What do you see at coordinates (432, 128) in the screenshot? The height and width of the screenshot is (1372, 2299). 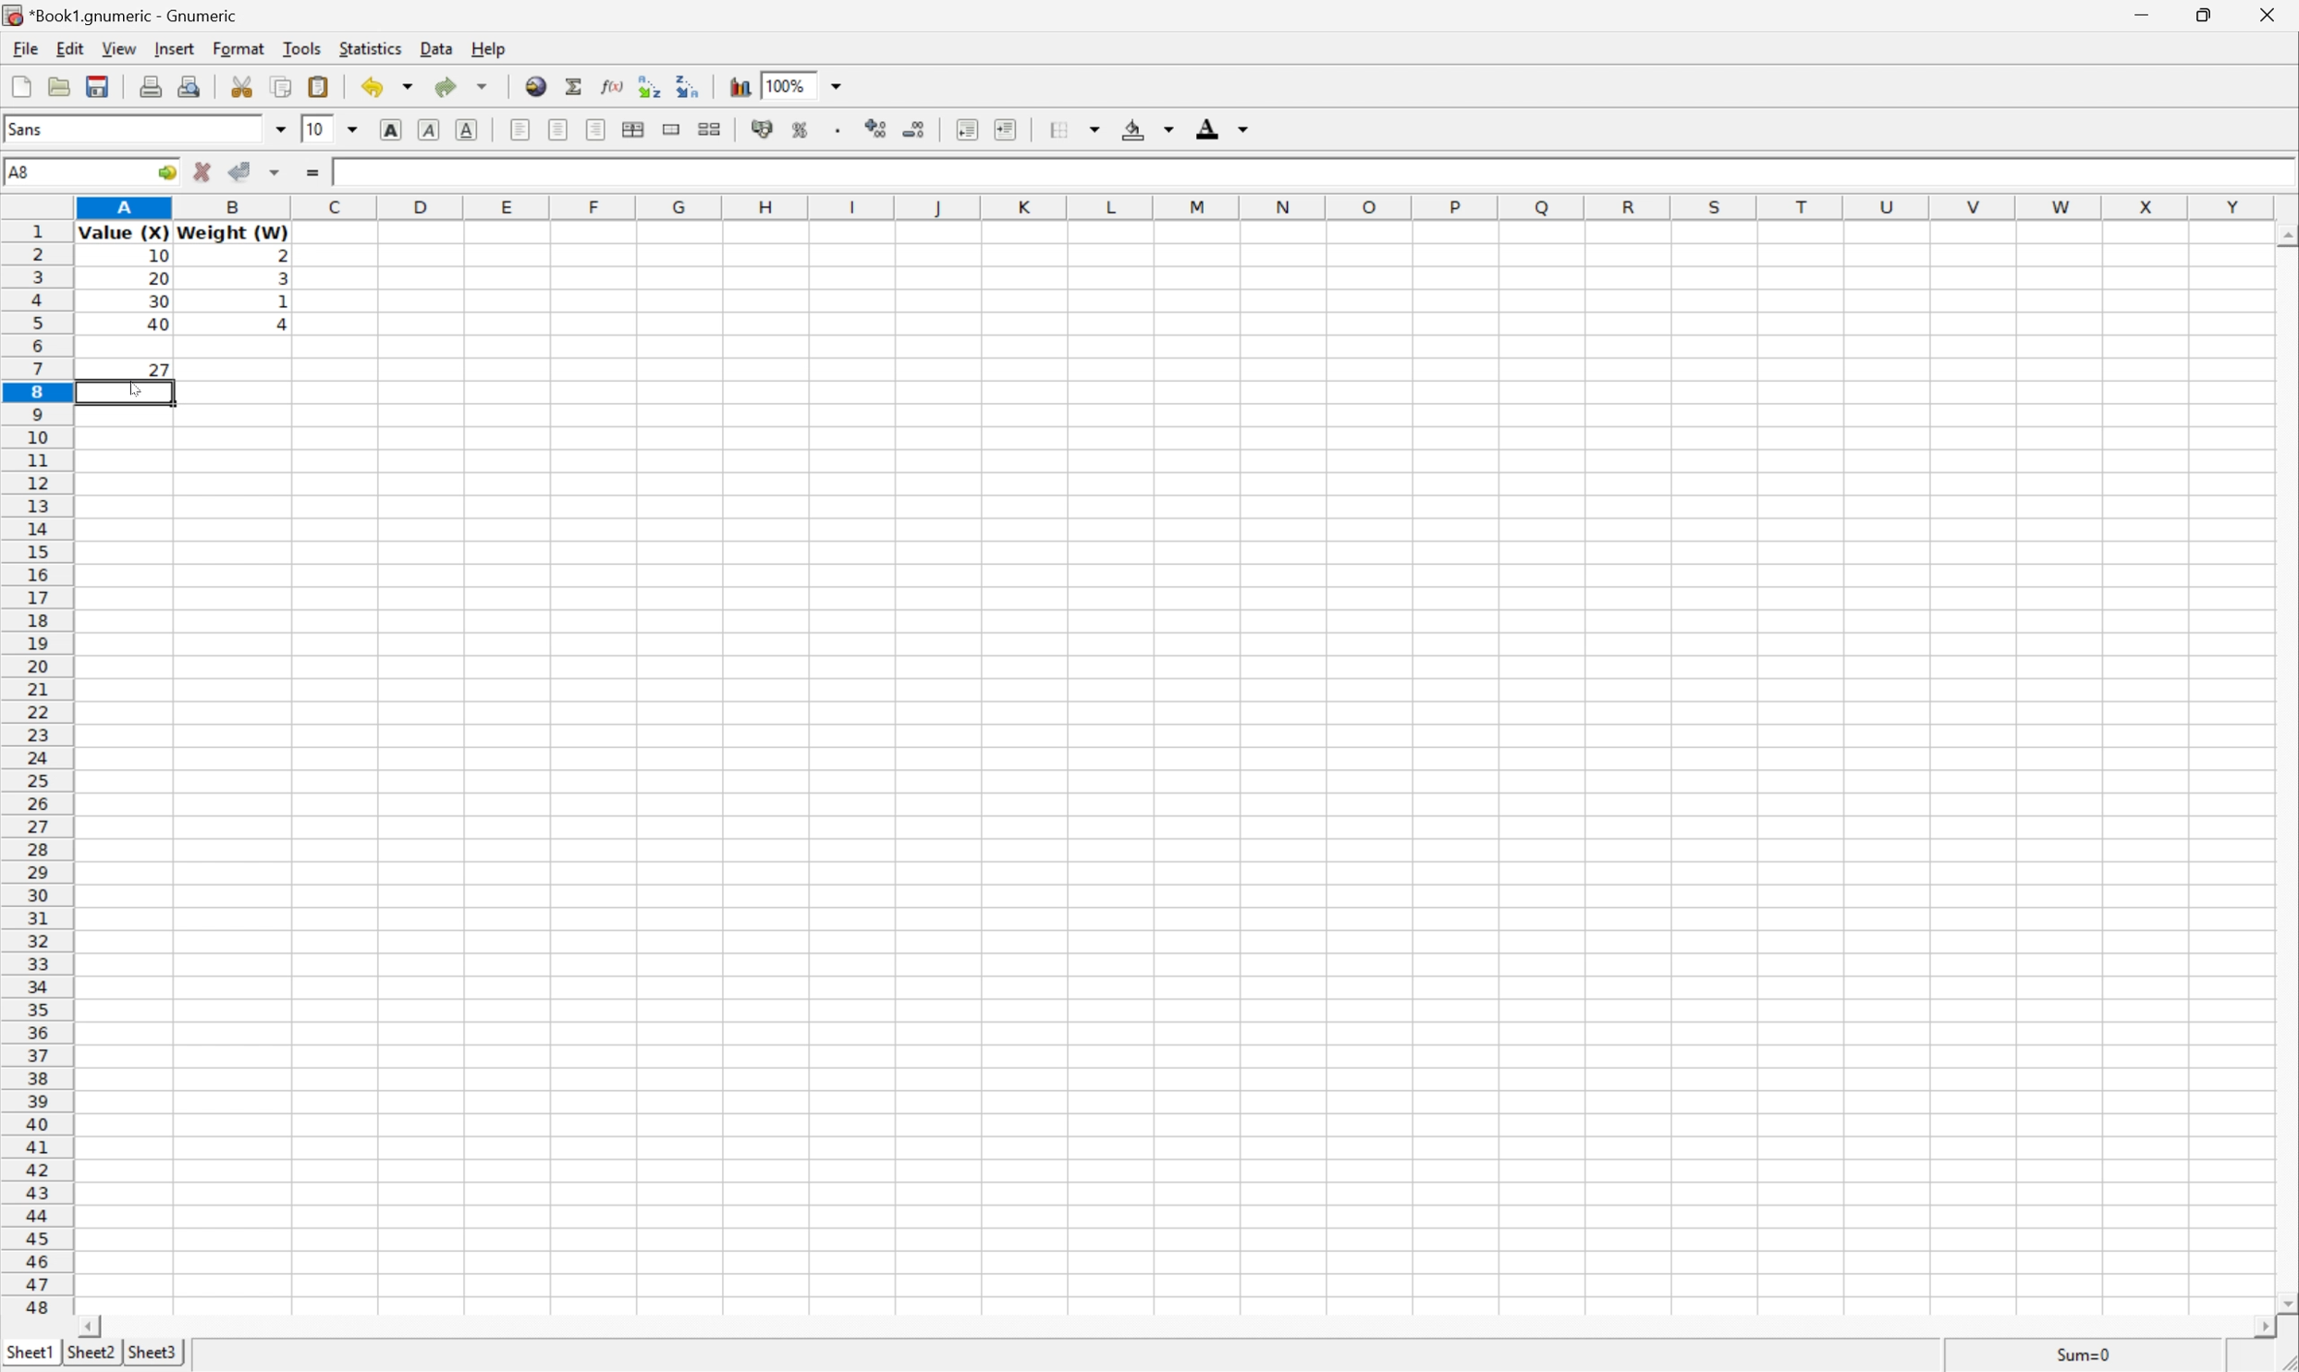 I see `Italic` at bounding box center [432, 128].